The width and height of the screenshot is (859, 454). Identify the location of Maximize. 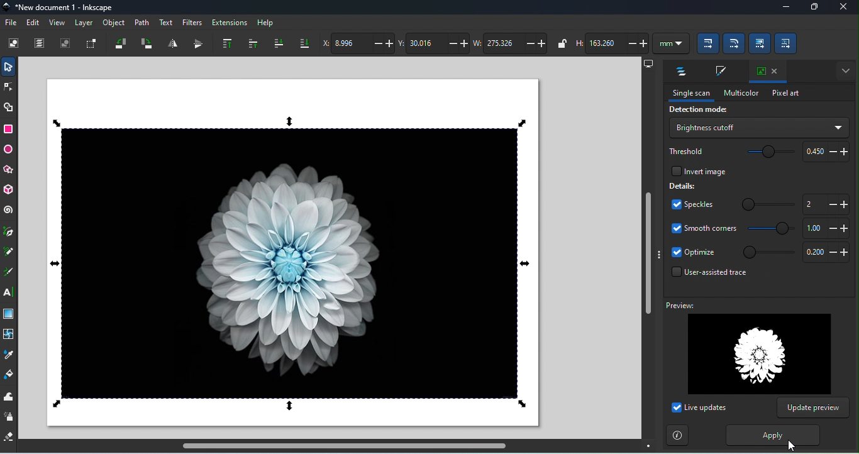
(812, 8).